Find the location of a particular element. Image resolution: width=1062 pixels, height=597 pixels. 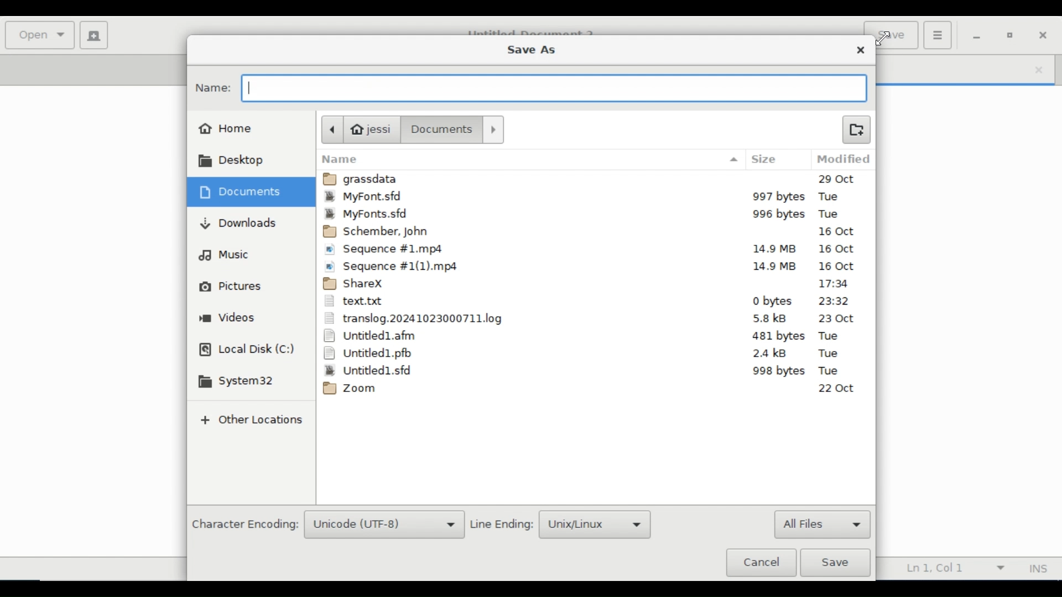

Back is located at coordinates (331, 129).